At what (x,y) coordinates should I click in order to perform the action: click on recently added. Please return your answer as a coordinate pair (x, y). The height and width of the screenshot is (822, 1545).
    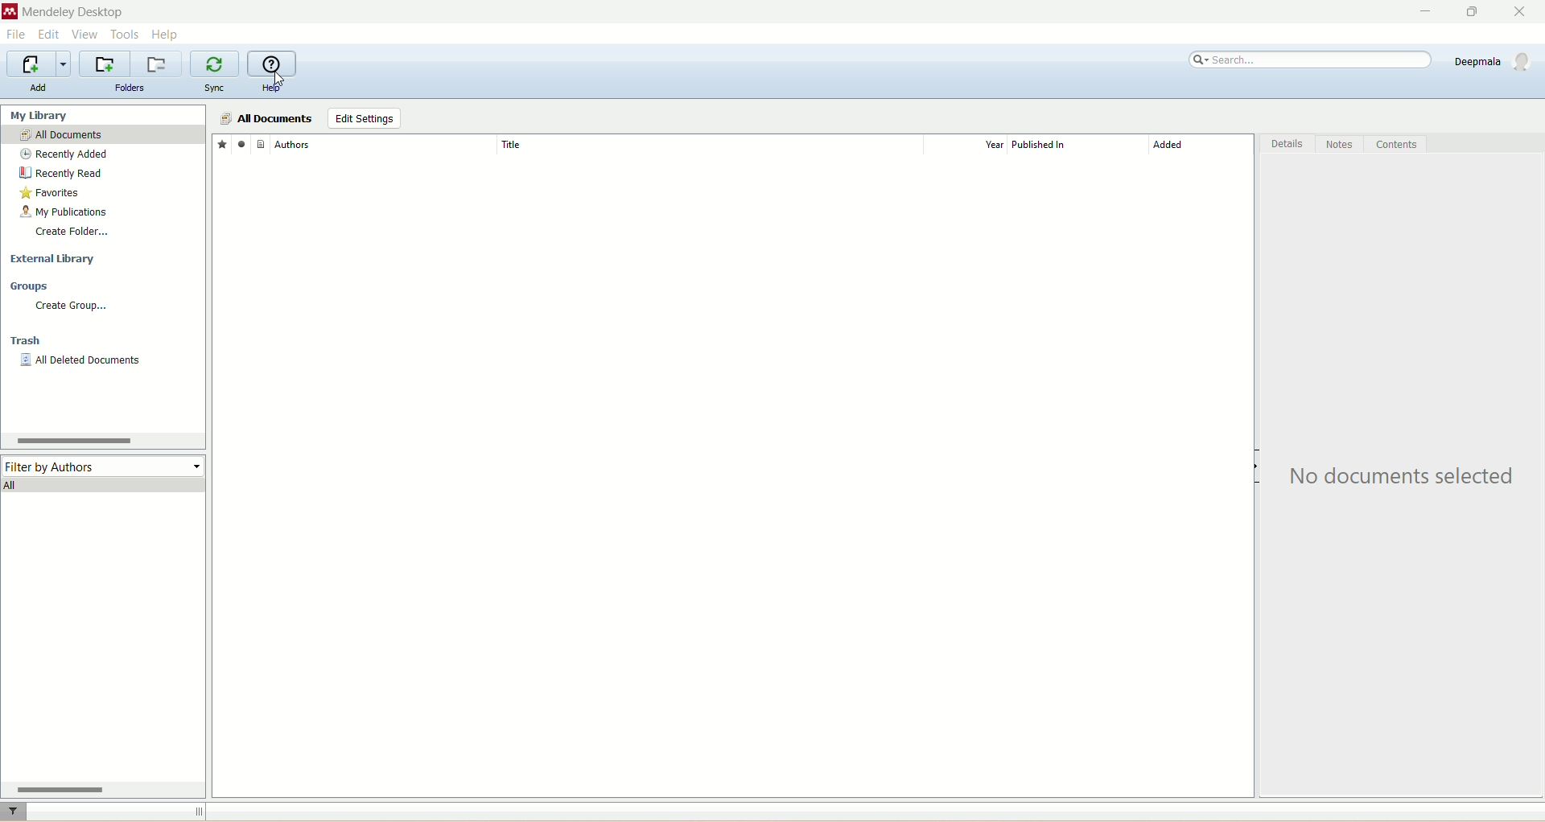
    Looking at the image, I should click on (64, 155).